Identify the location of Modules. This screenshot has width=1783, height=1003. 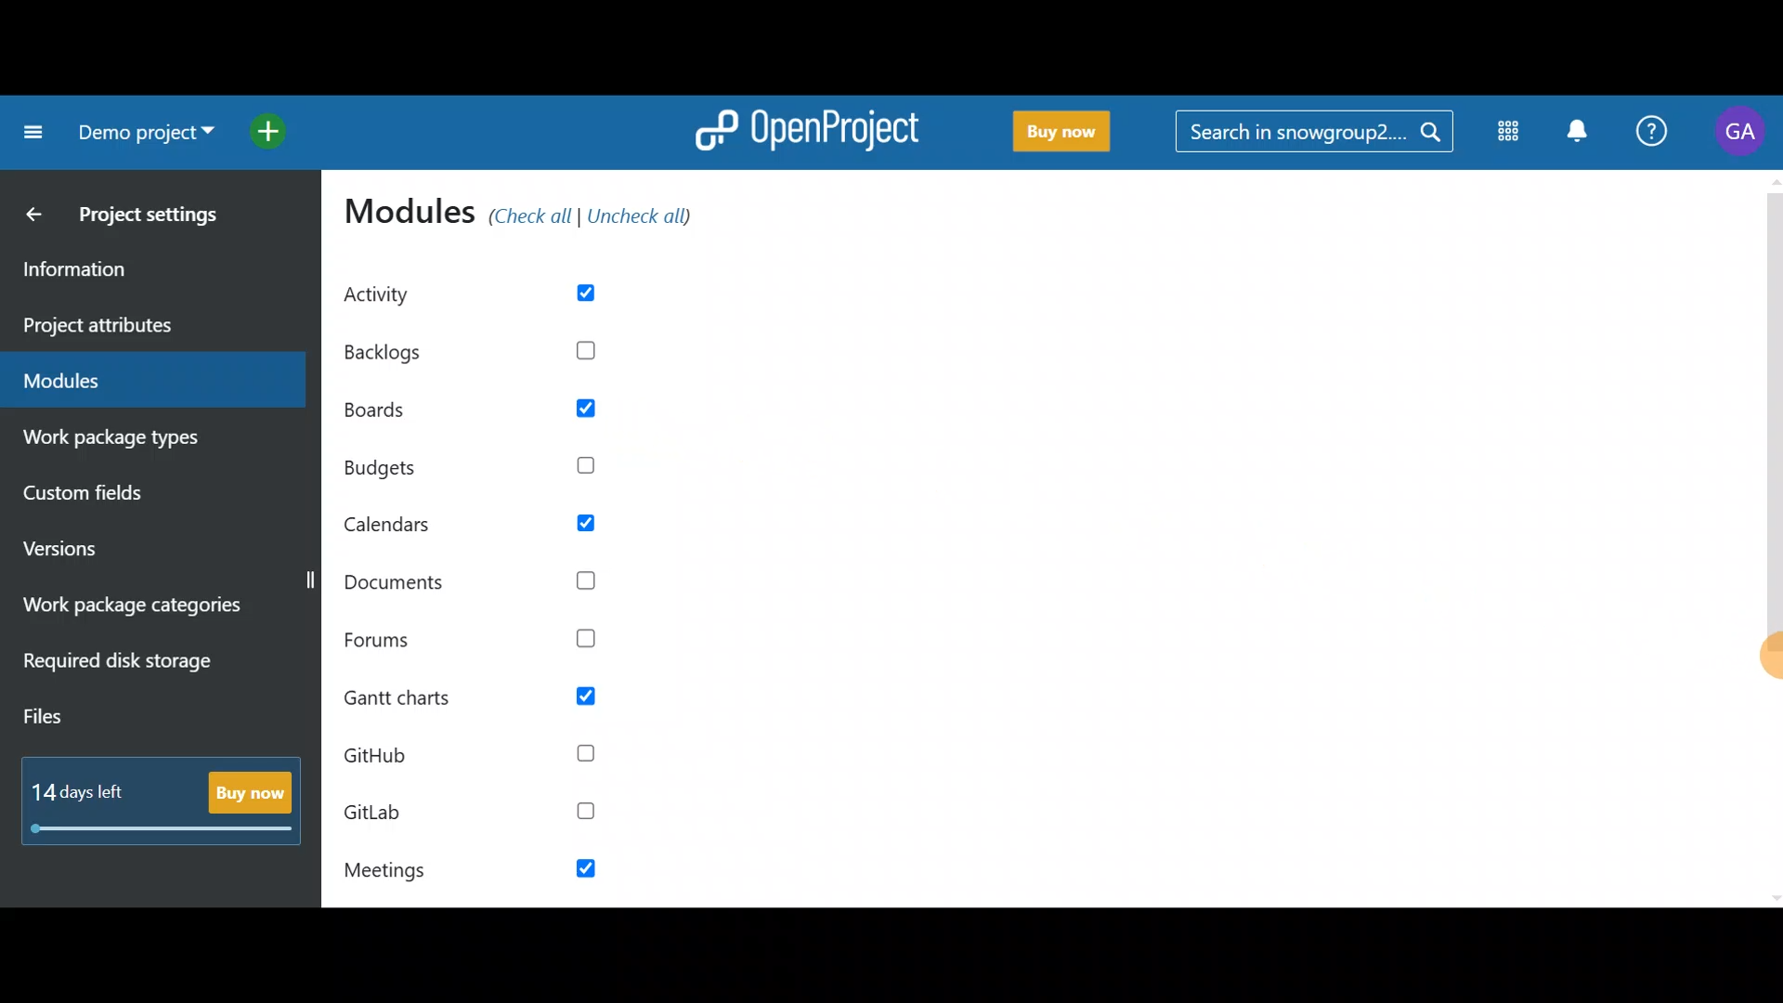
(141, 381).